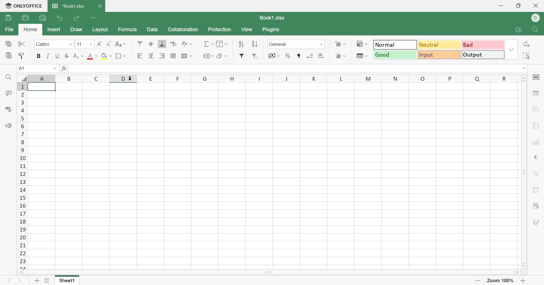  What do you see at coordinates (42, 18) in the screenshot?
I see `Quick Print` at bounding box center [42, 18].